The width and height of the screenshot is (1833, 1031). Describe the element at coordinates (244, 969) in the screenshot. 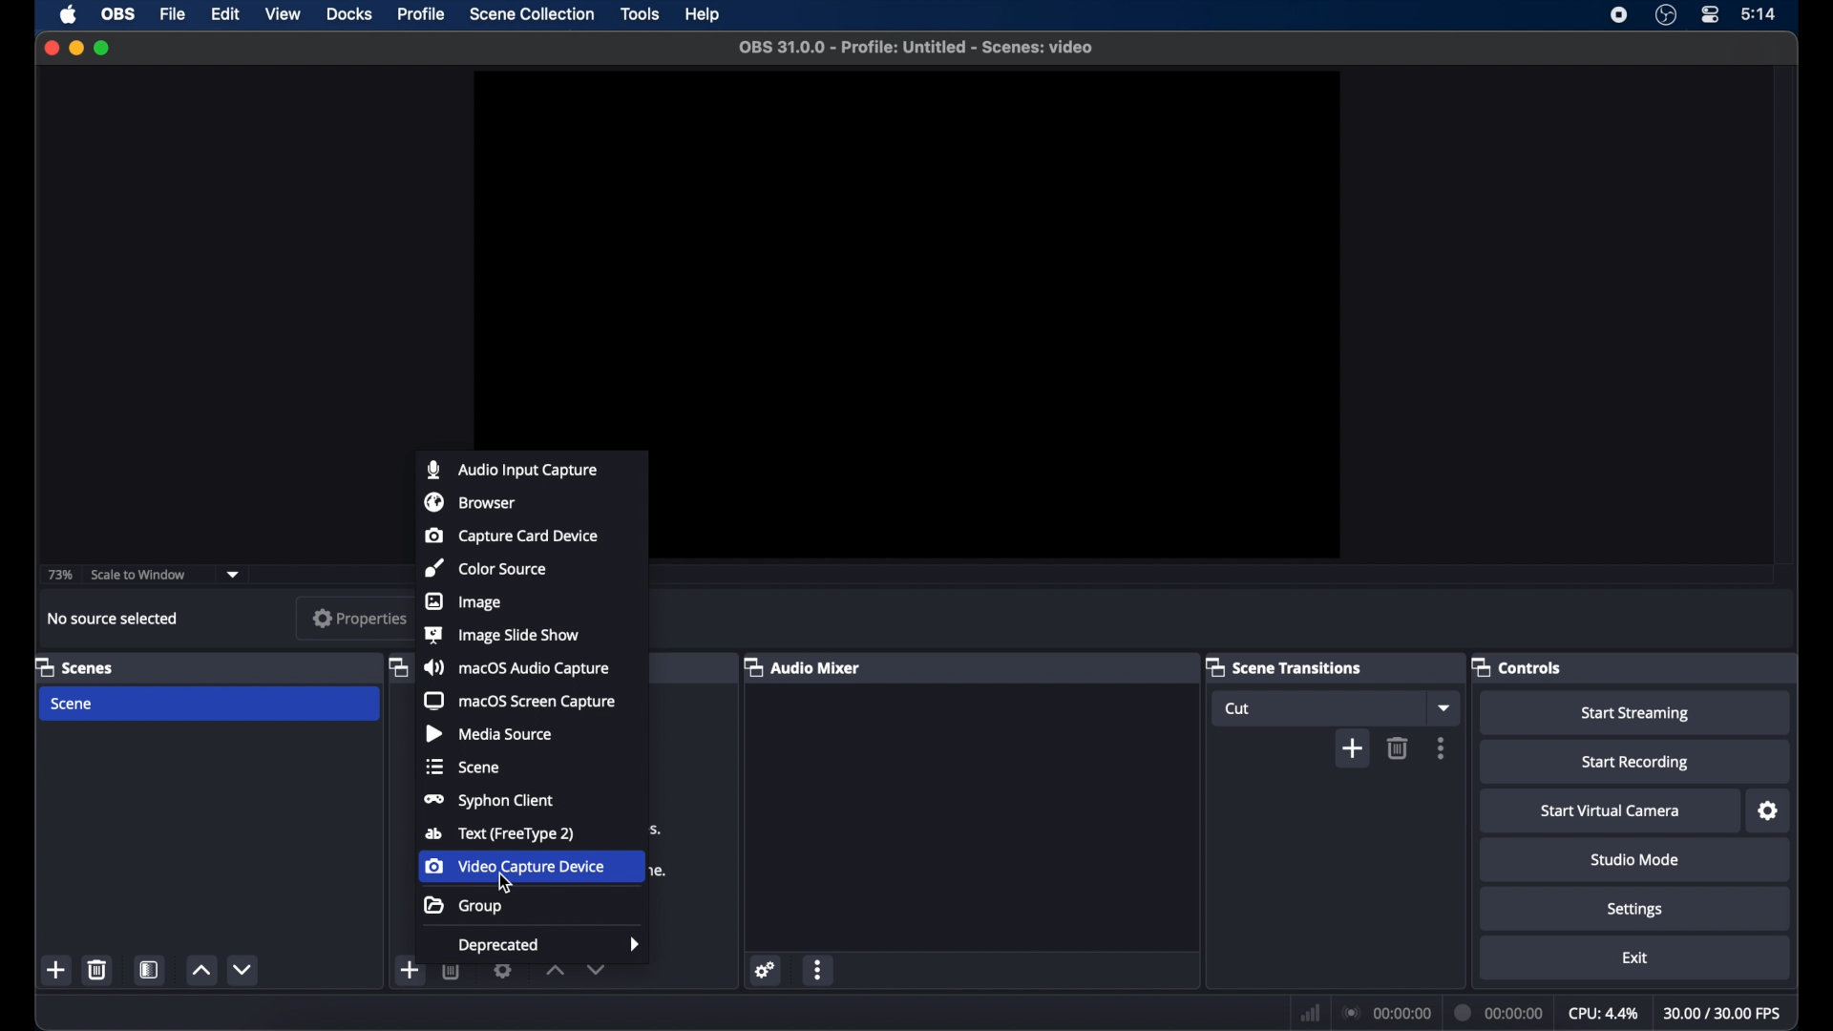

I see `decrement` at that location.